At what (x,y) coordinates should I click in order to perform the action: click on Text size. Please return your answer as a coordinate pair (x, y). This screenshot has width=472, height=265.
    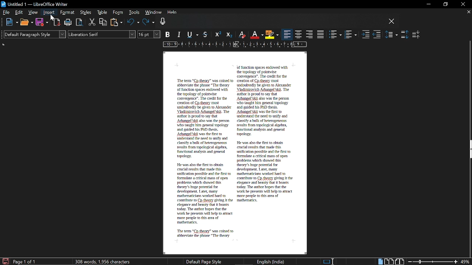
    Looking at the image, I should click on (149, 34).